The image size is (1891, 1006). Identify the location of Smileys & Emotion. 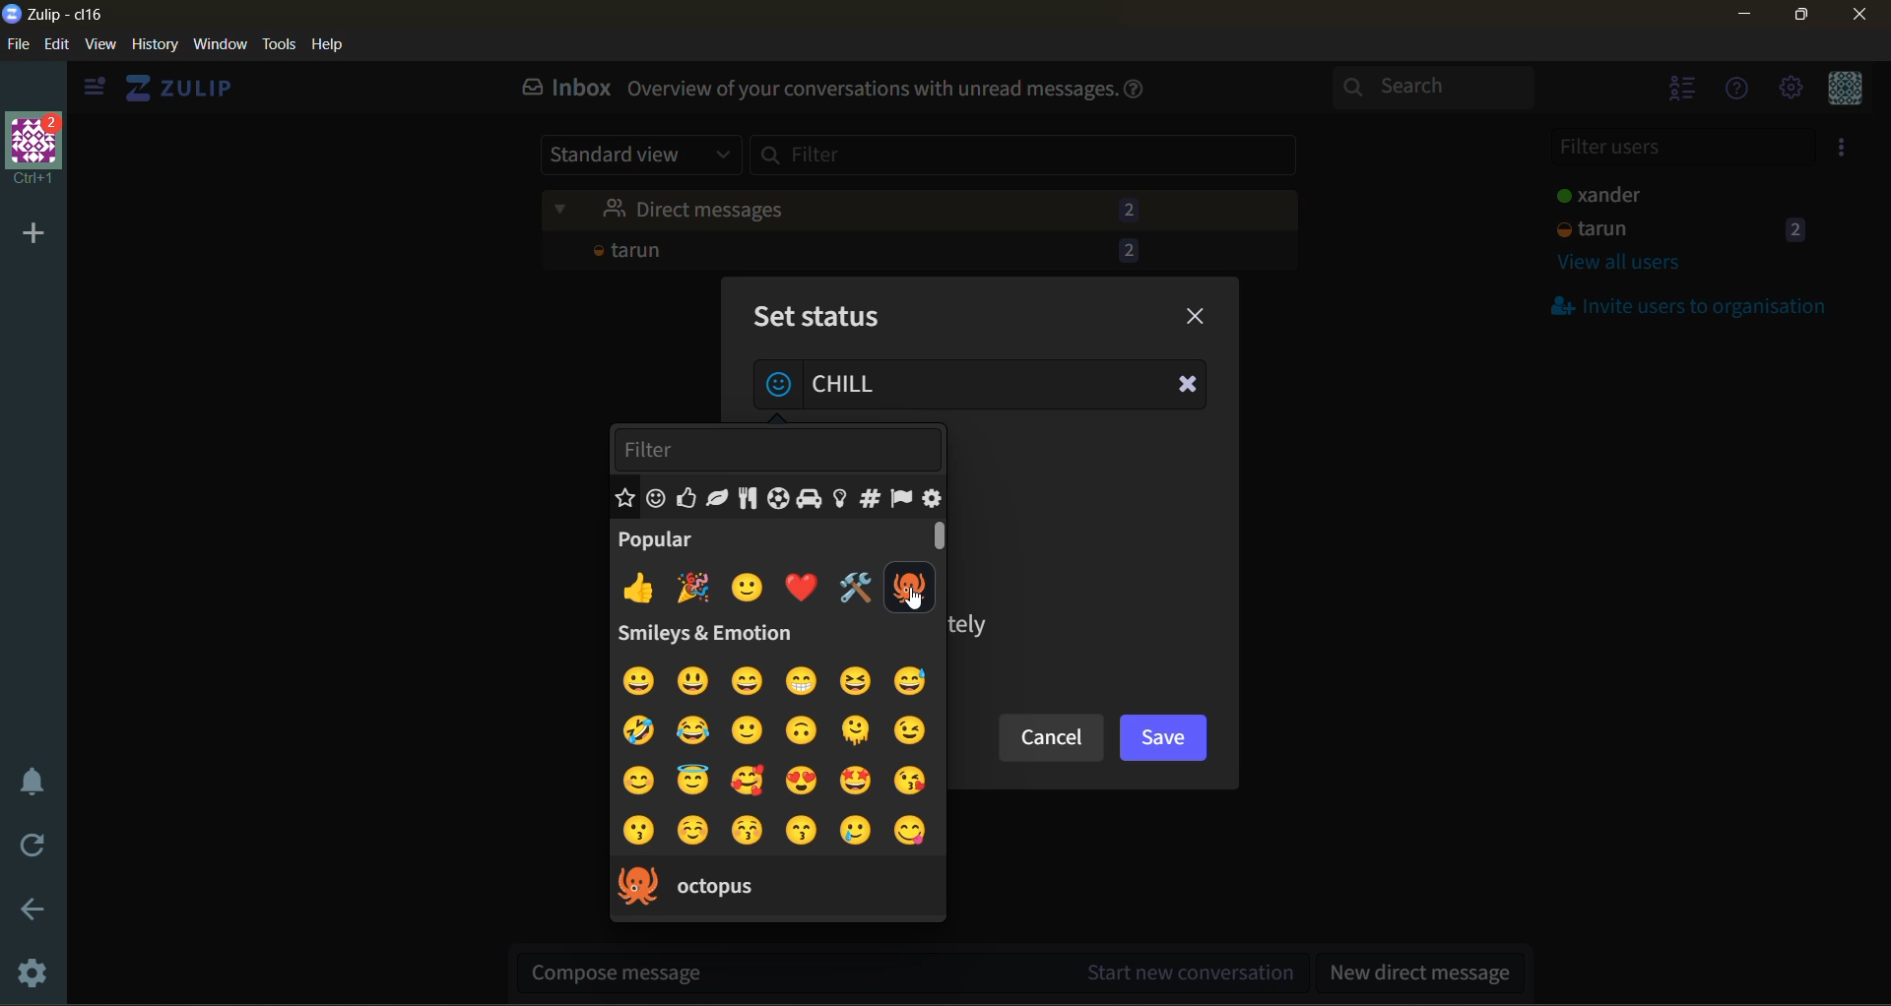
(713, 634).